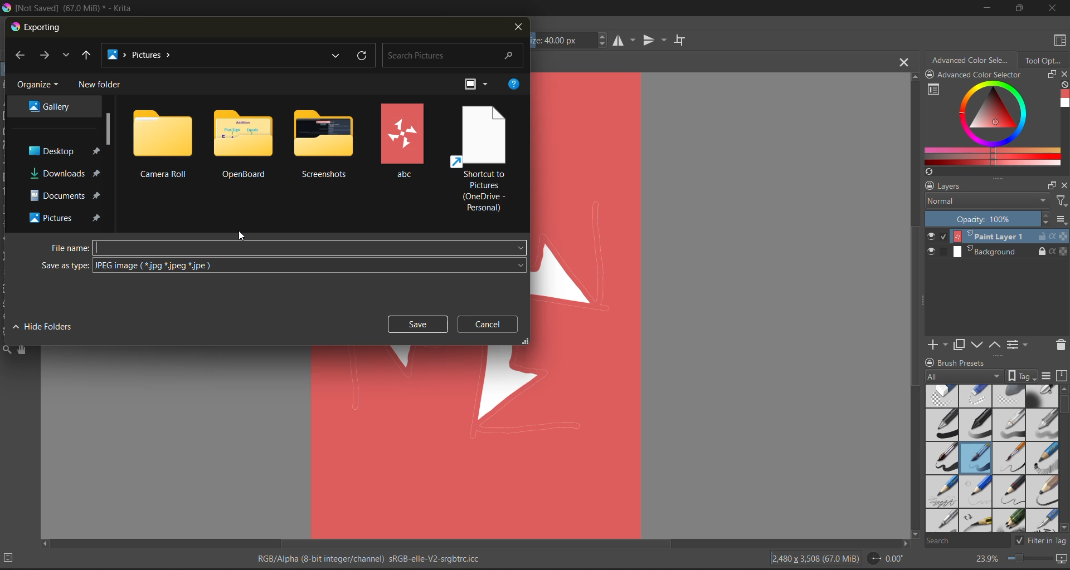  Describe the element at coordinates (1052, 9) in the screenshot. I see `close` at that location.